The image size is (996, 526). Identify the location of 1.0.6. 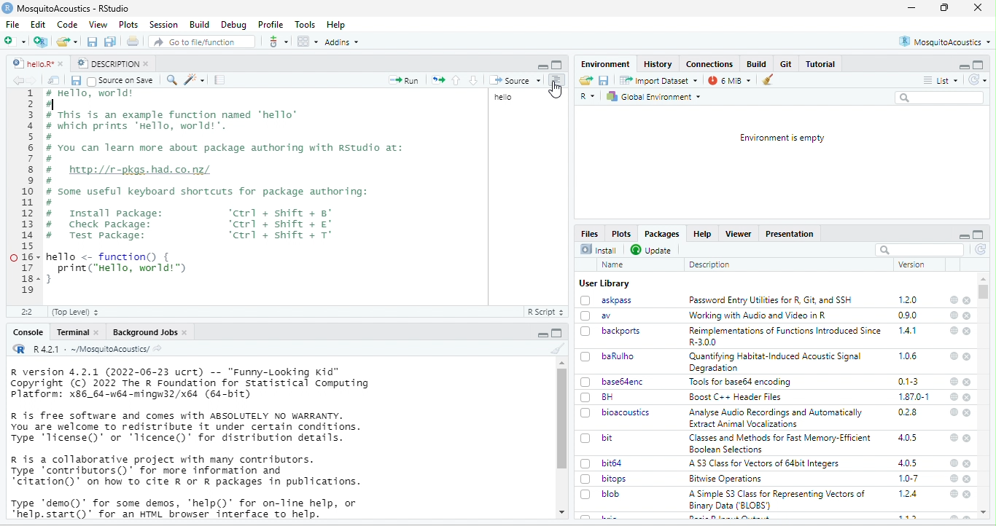
(907, 356).